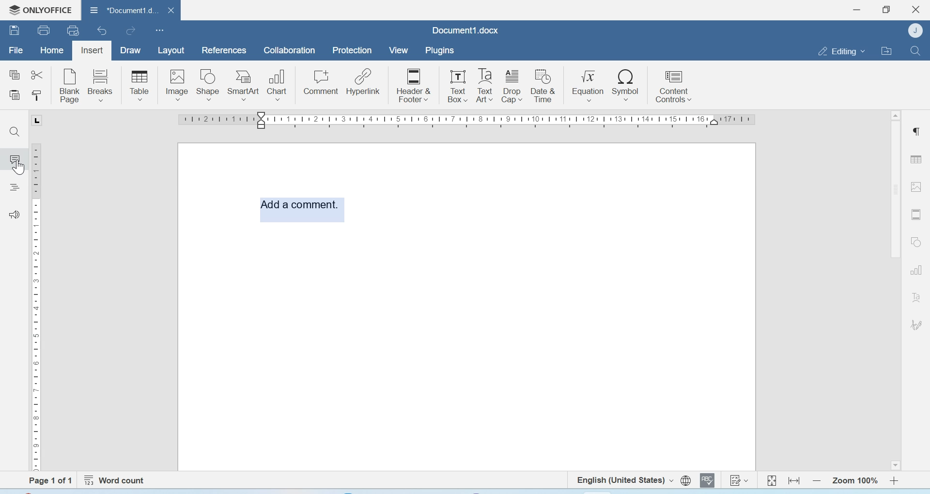 The image size is (930, 494). What do you see at coordinates (886, 50) in the screenshot?
I see `Open file location` at bounding box center [886, 50].